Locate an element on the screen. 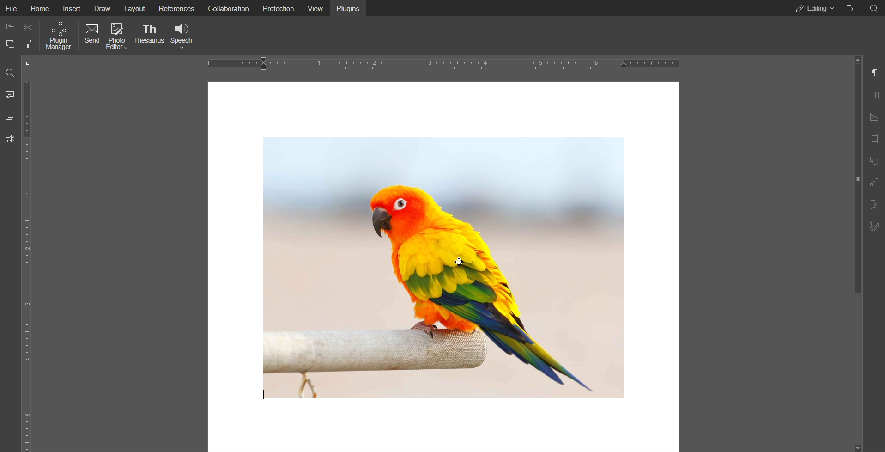 The width and height of the screenshot is (885, 452). Plugin Manager is located at coordinates (57, 36).